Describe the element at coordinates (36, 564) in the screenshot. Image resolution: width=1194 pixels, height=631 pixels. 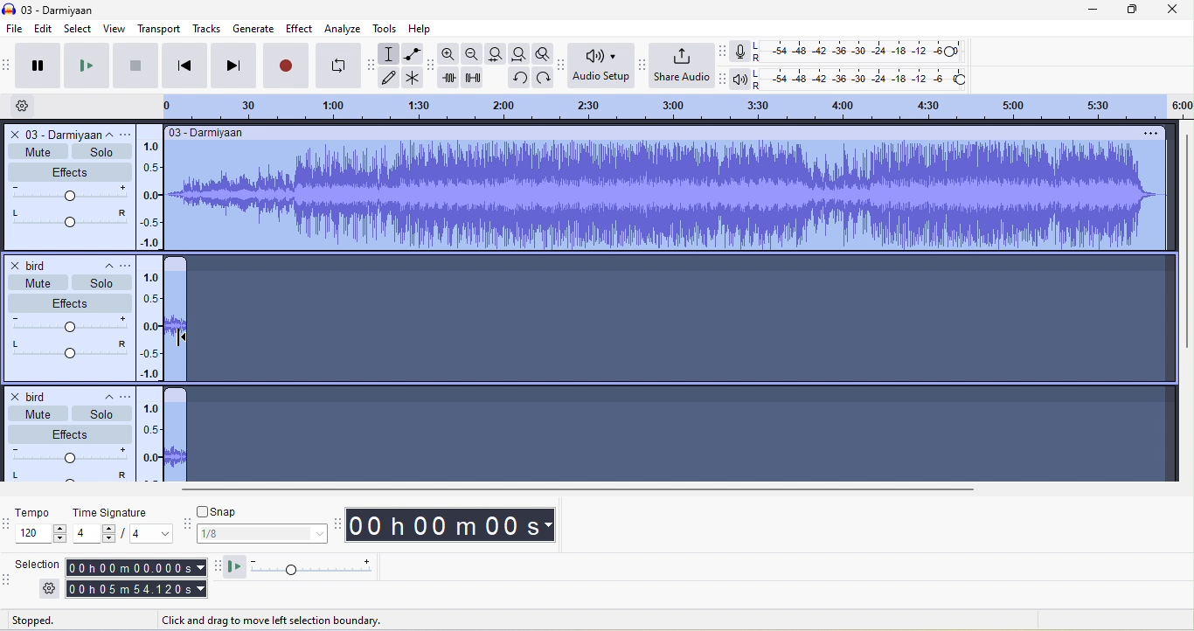
I see `selection` at that location.